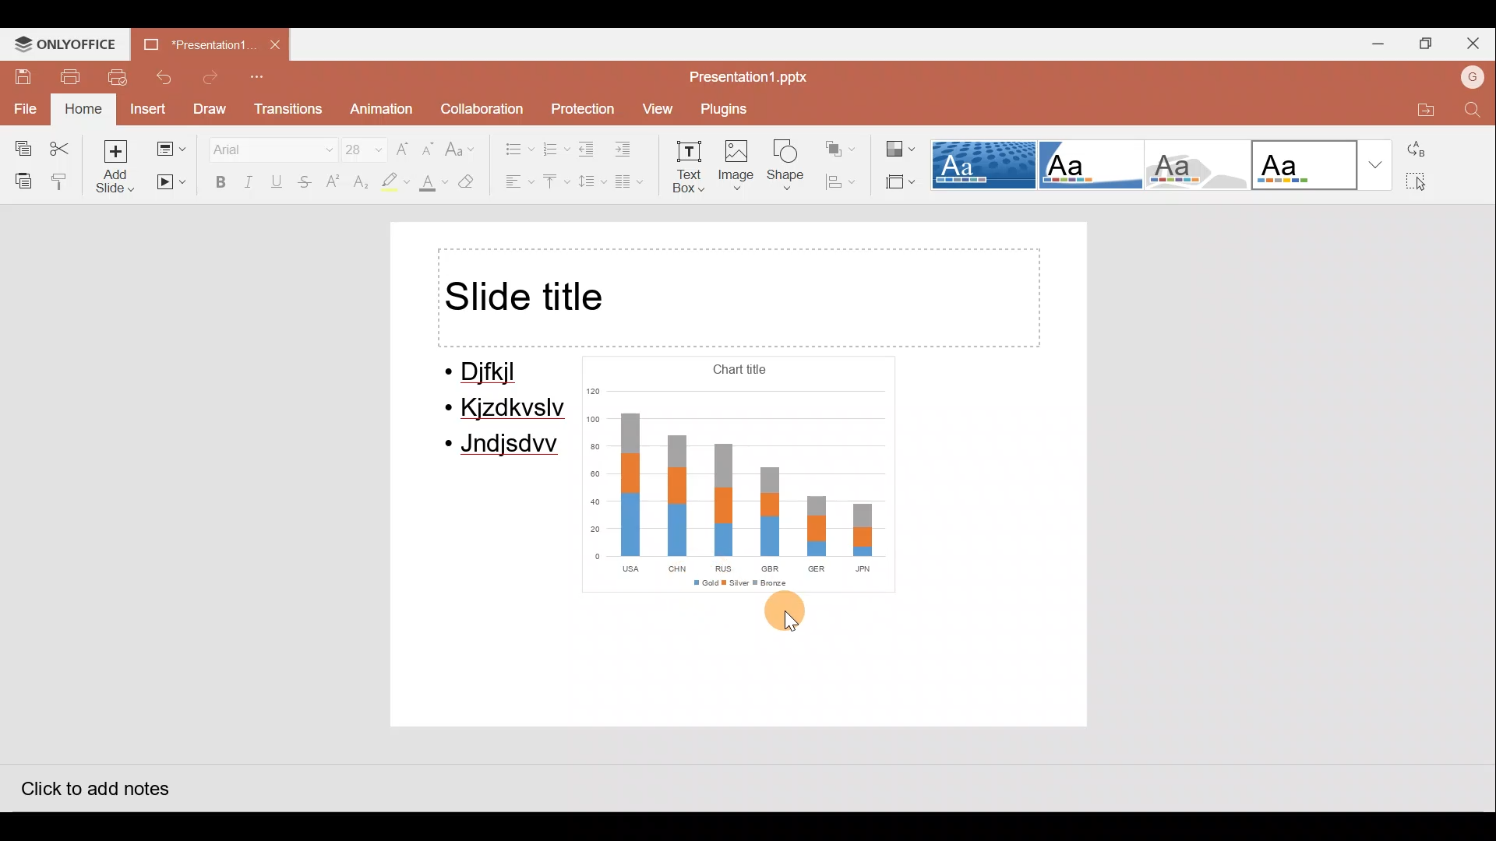 The height and width of the screenshot is (841, 1496). I want to click on Add slide, so click(116, 166).